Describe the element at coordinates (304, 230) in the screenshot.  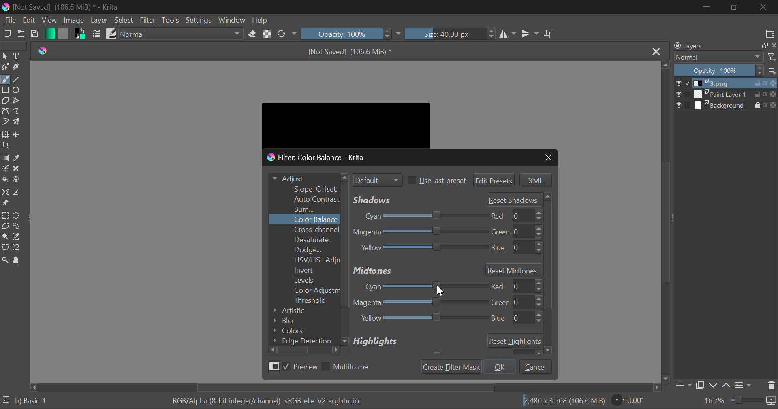
I see `Cross-channel` at that location.